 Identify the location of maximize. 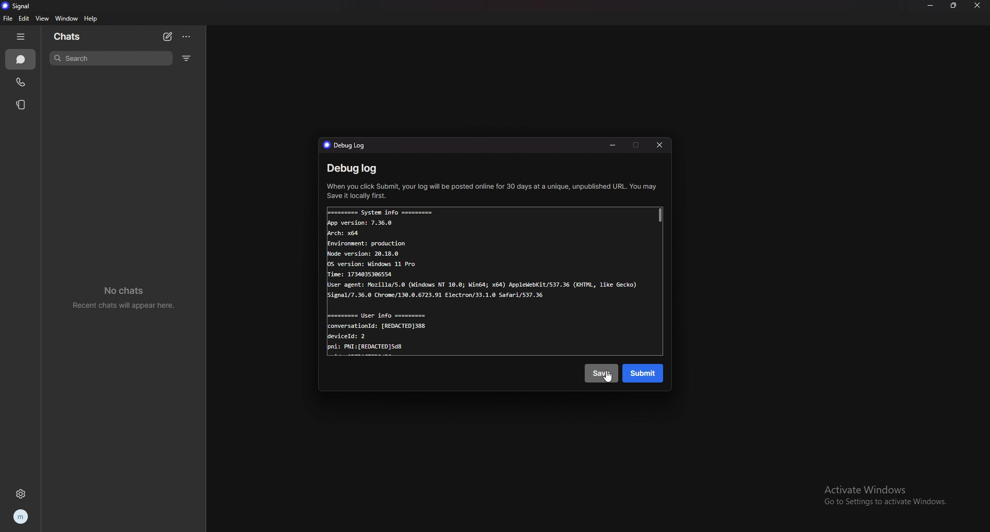
(637, 146).